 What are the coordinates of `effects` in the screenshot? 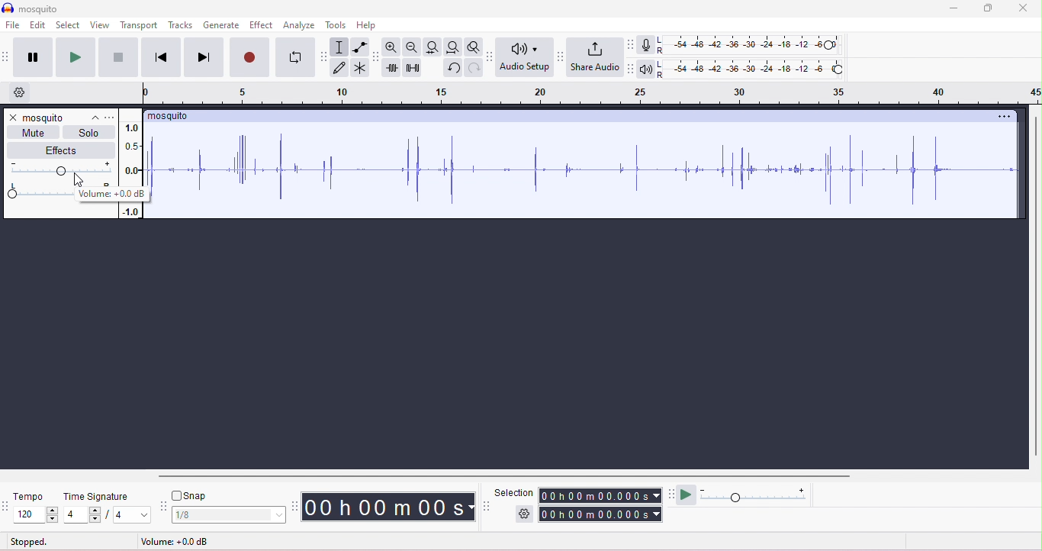 It's located at (65, 150).